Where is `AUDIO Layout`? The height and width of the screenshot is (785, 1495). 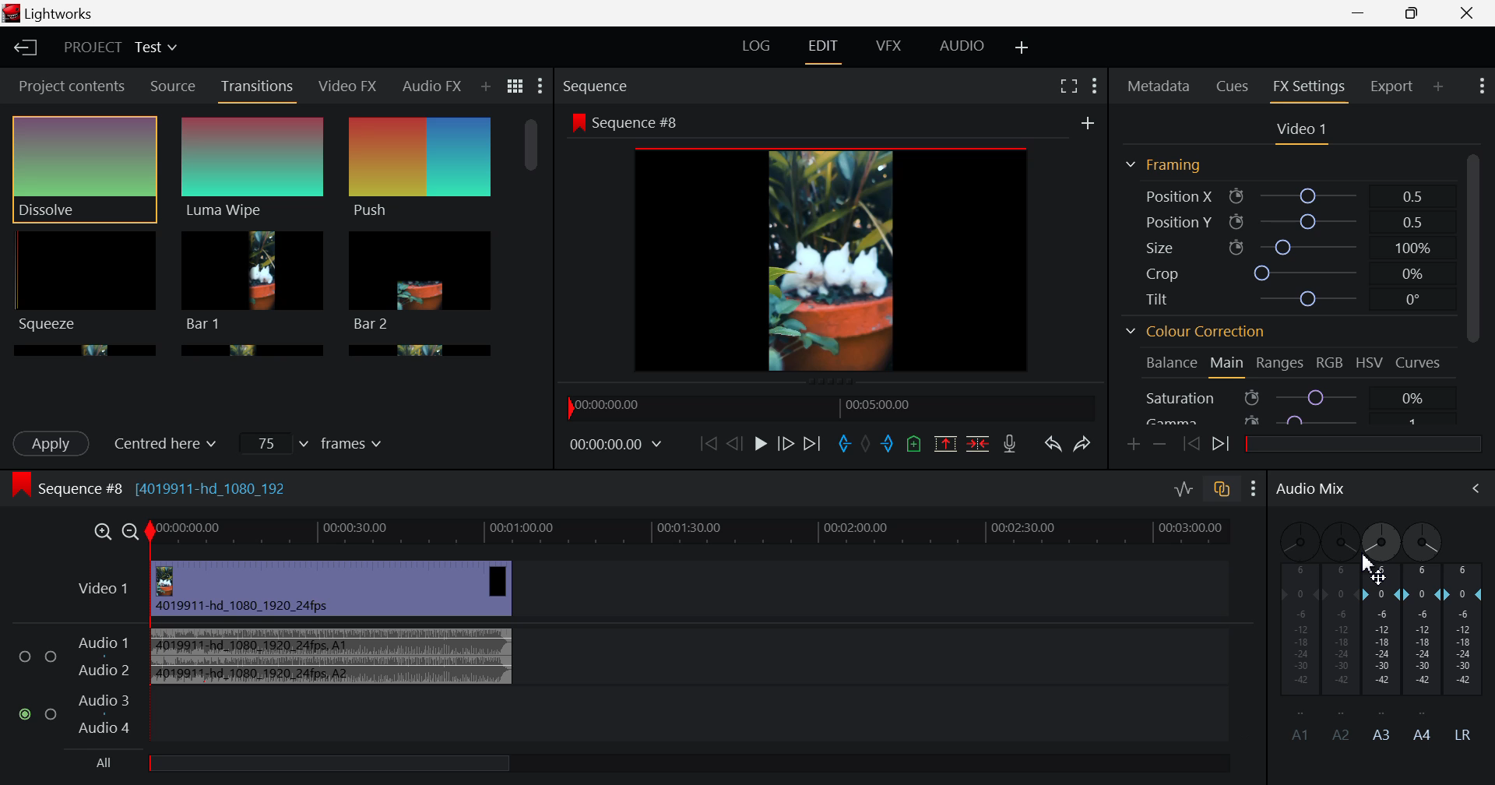
AUDIO Layout is located at coordinates (966, 48).